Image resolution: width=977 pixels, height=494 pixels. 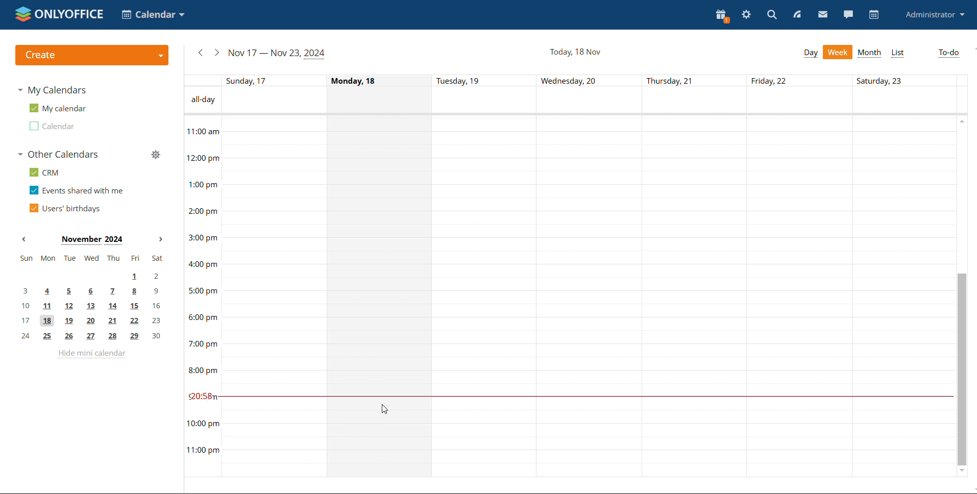 I want to click on Thursday, so click(x=695, y=297).